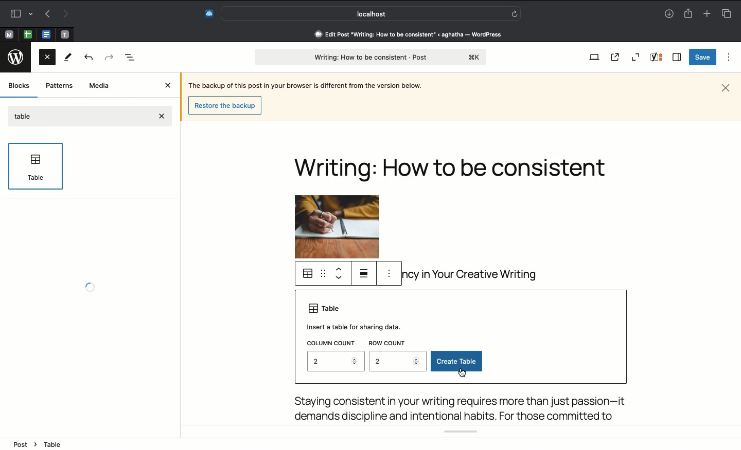 This screenshot has height=450, width=741. What do you see at coordinates (34, 167) in the screenshot?
I see `Table` at bounding box center [34, 167].